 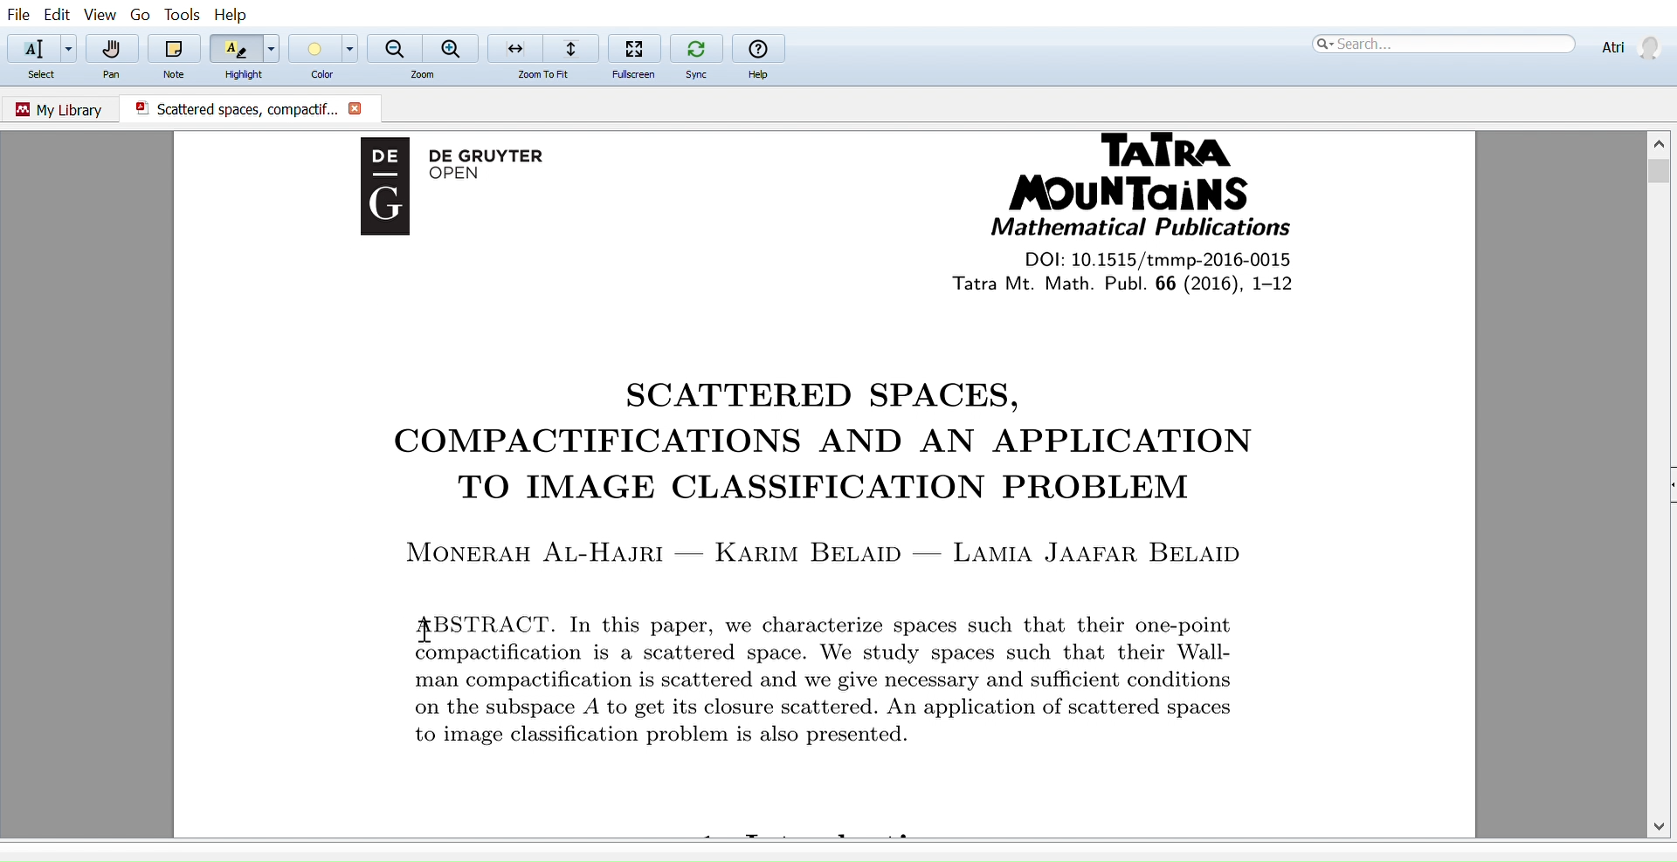 I want to click on on the subspace A to get its closure scattererd. An application of scattered spaces, so click(x=848, y=708).